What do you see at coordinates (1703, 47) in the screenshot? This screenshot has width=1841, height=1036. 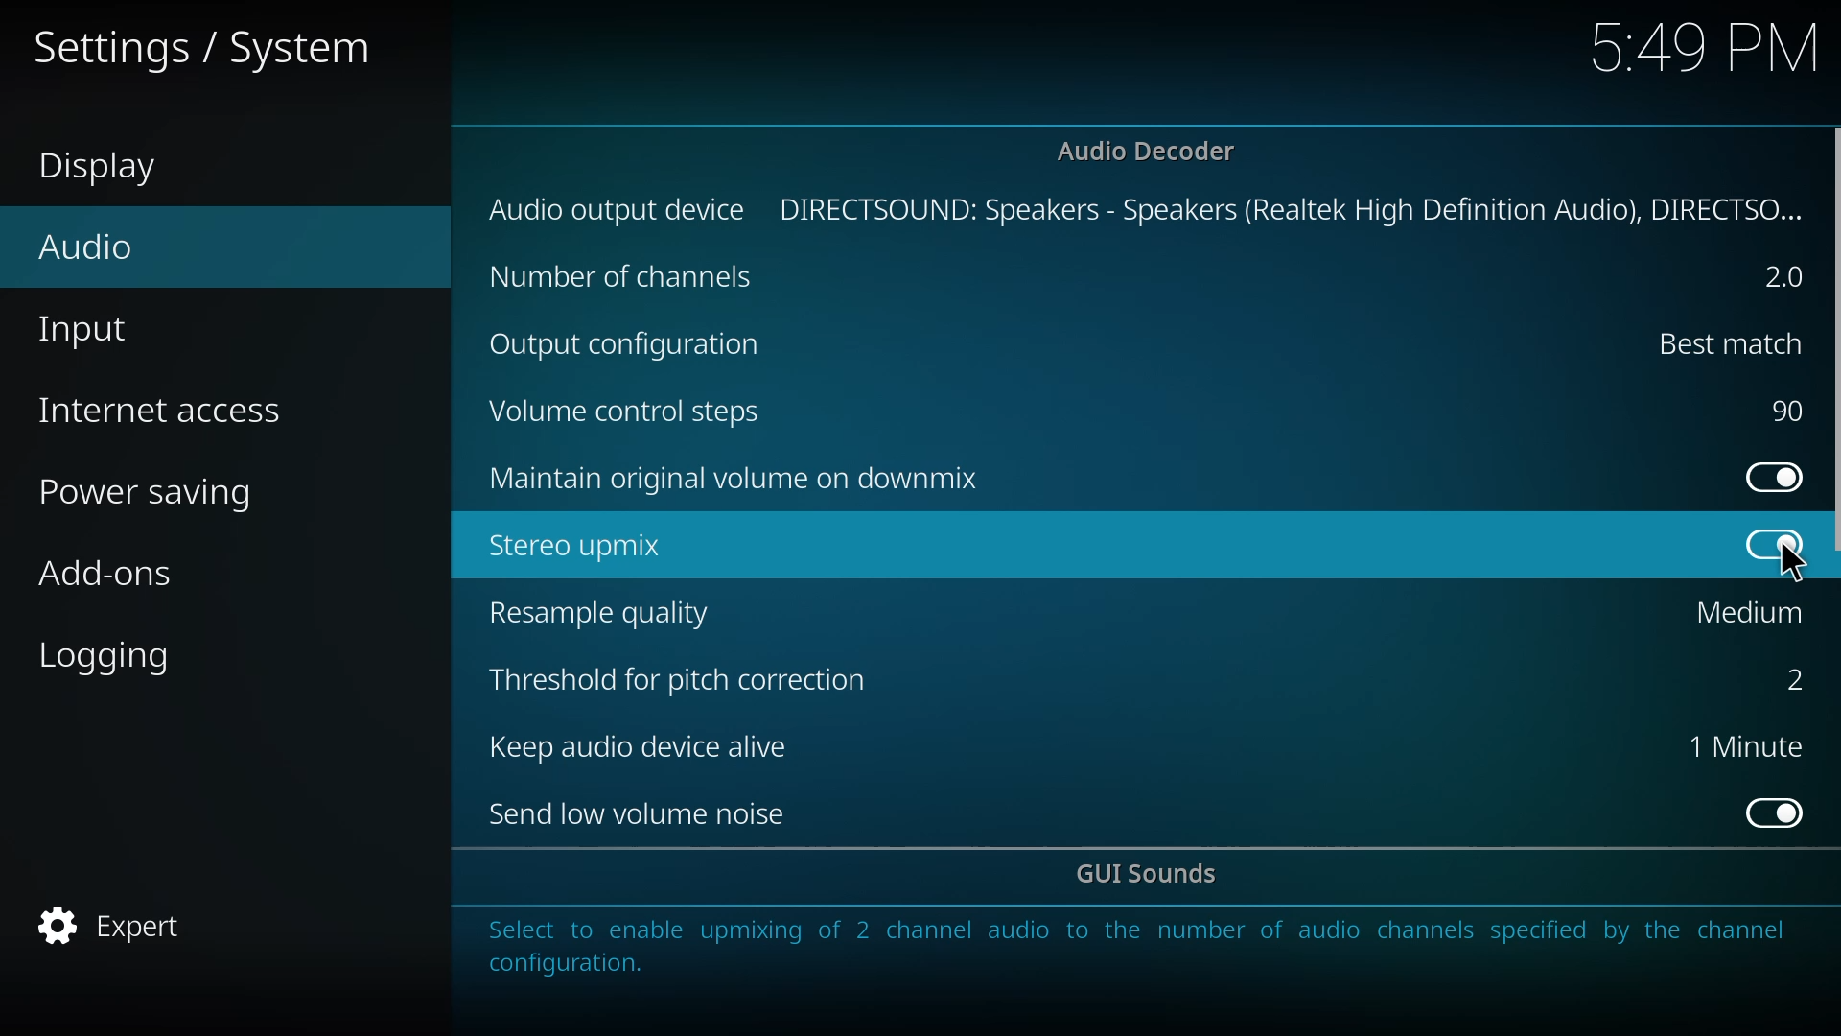 I see `time` at bounding box center [1703, 47].